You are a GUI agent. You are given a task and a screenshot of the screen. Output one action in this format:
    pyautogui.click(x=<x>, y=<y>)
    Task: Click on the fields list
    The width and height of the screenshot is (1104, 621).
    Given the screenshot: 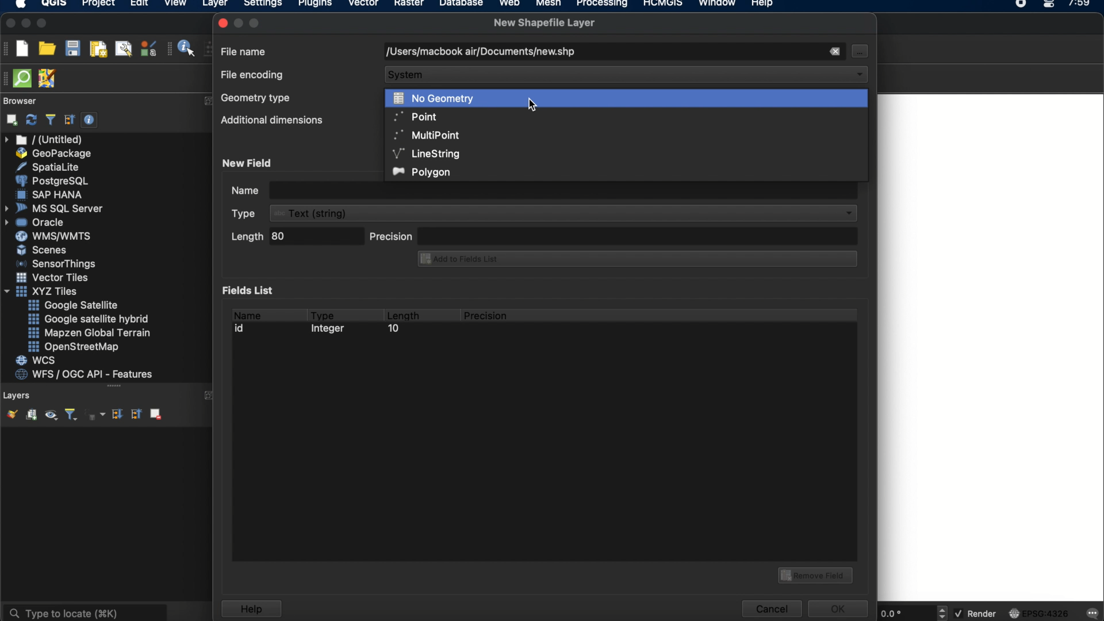 What is the action you would take?
    pyautogui.click(x=251, y=290)
    